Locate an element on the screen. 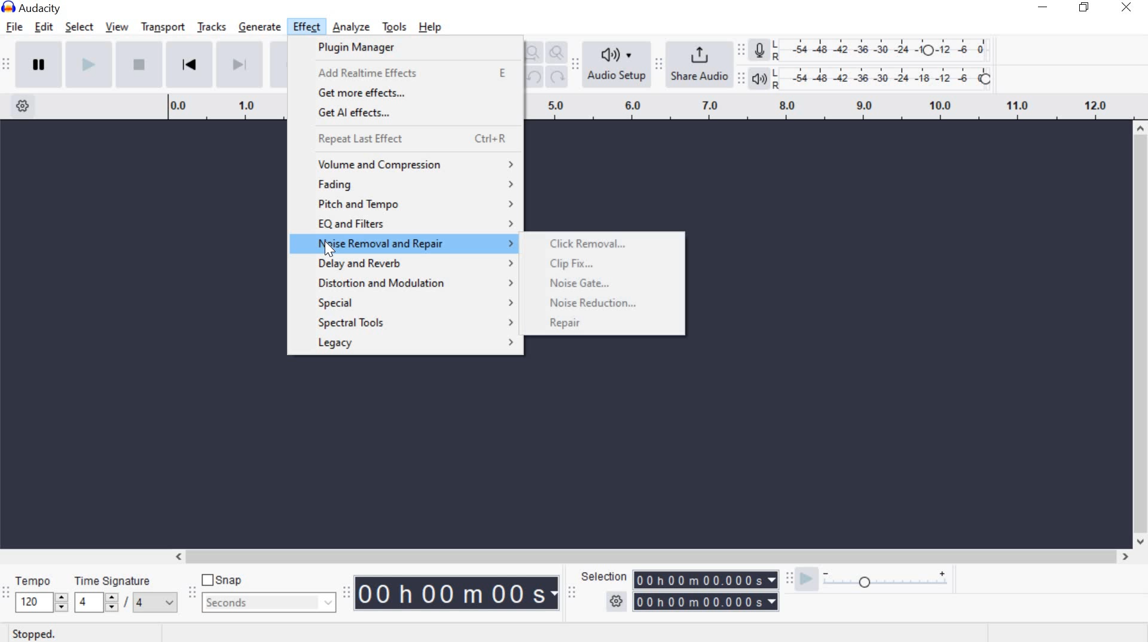 This screenshot has width=1148, height=642. tempo is located at coordinates (41, 594).